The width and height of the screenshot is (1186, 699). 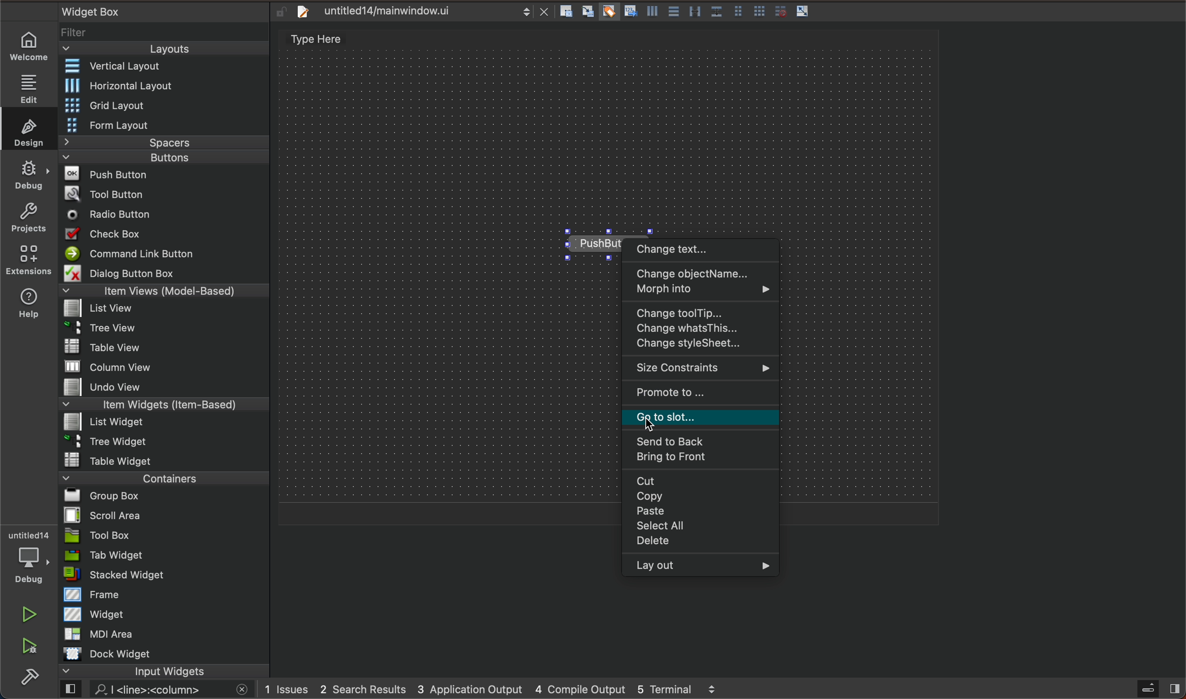 I want to click on stylesheet, so click(x=699, y=344).